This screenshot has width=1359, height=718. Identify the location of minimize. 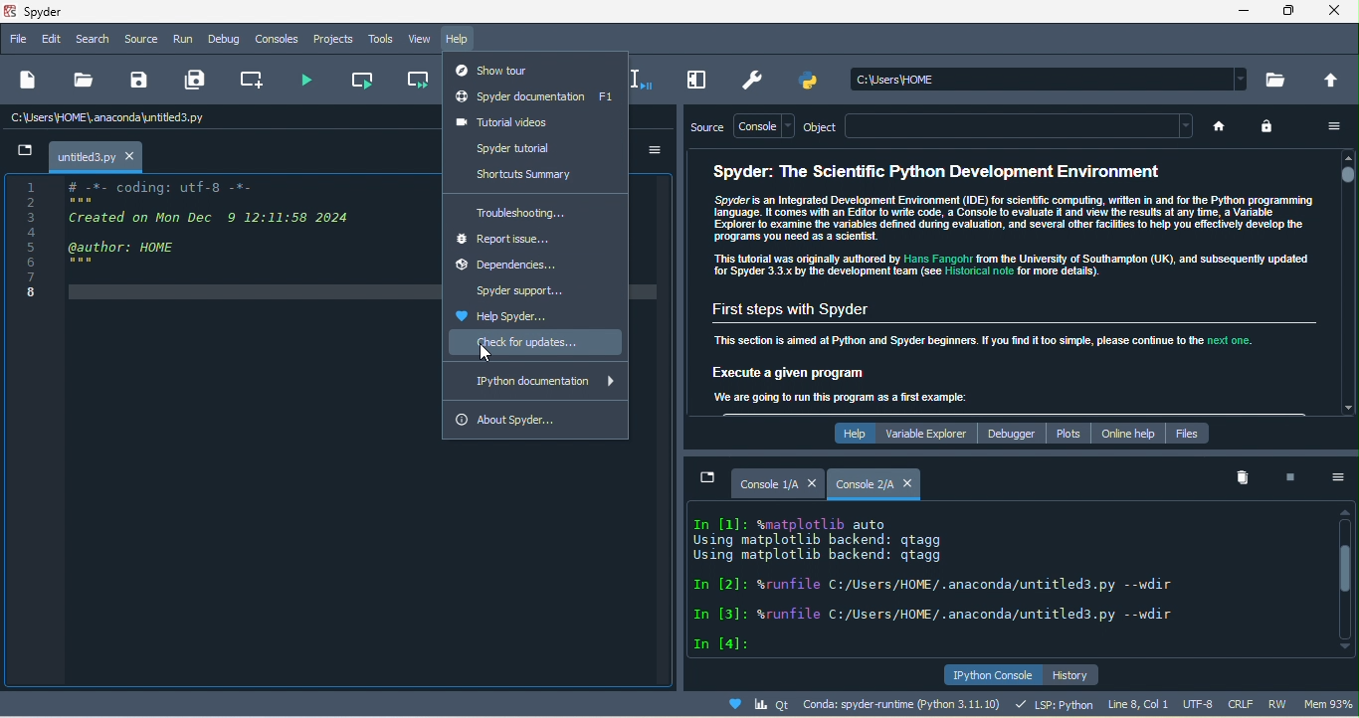
(26, 153).